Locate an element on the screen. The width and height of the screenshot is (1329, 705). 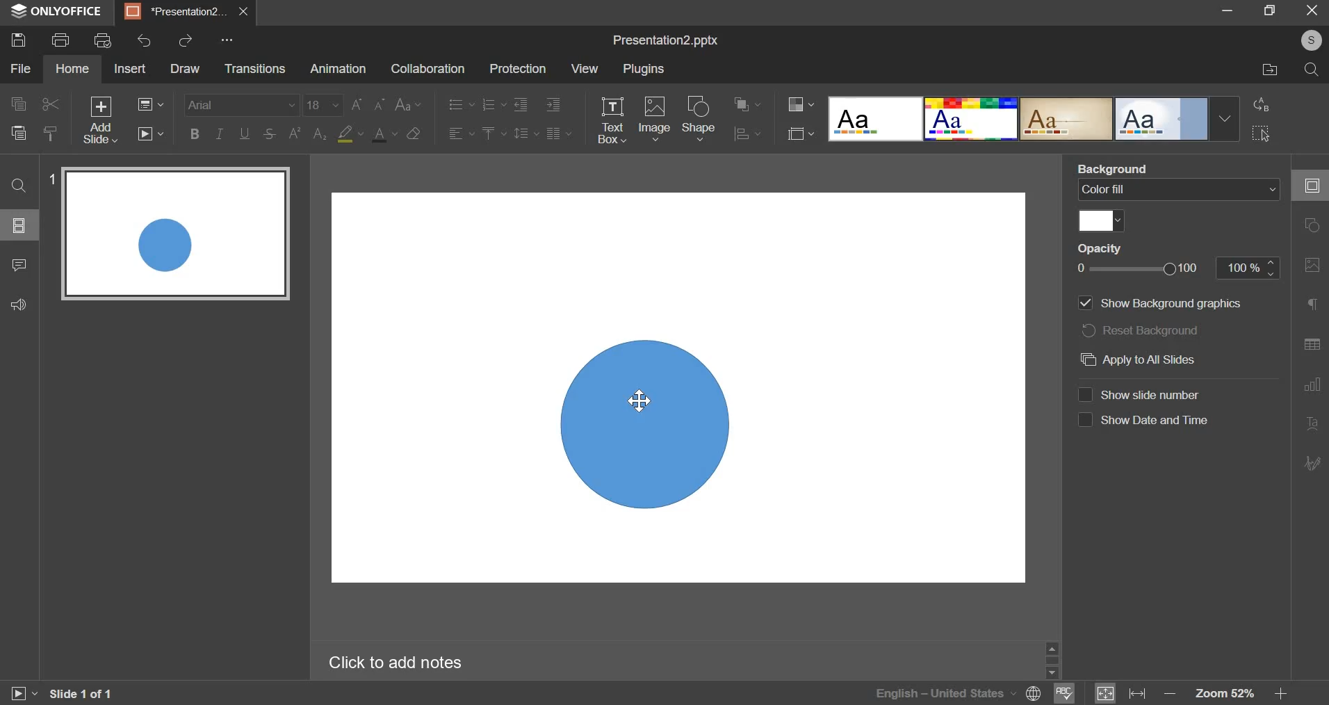
copy slide is located at coordinates (51, 133).